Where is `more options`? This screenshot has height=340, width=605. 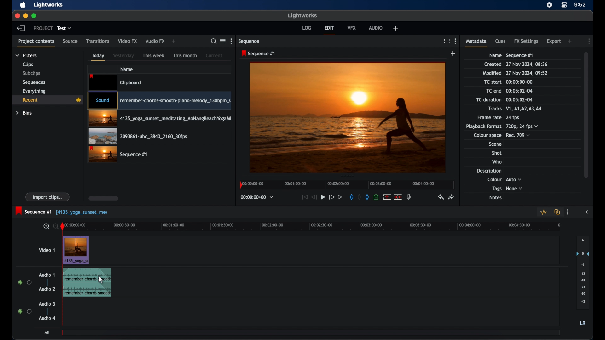 more options is located at coordinates (456, 41).